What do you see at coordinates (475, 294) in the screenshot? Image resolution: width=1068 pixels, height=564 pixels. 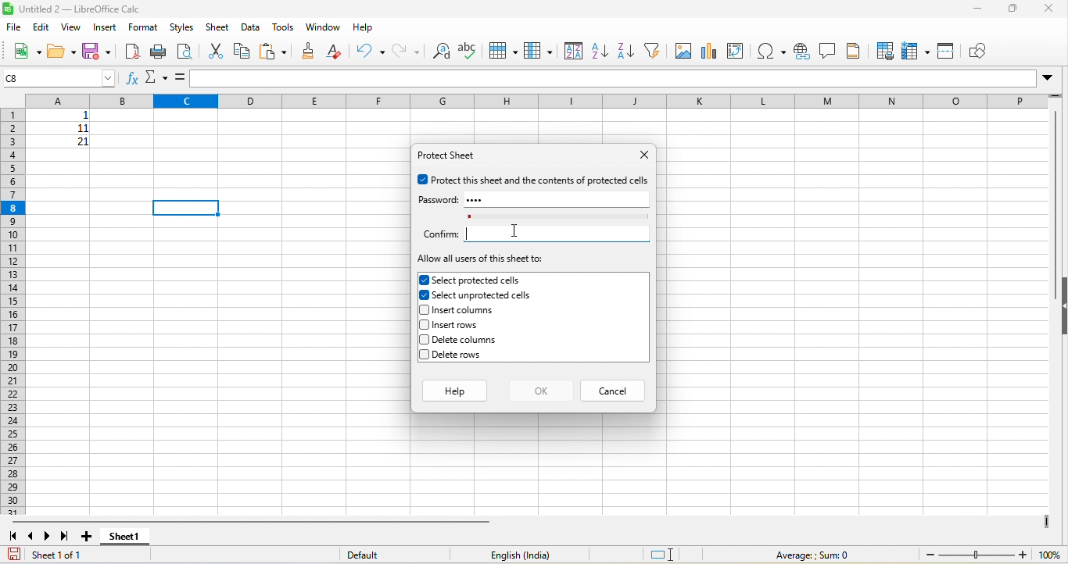 I see `selected unprotected cells` at bounding box center [475, 294].